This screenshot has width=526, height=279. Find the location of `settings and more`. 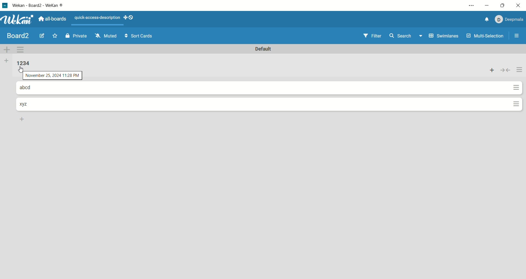

settings and more is located at coordinates (471, 6).